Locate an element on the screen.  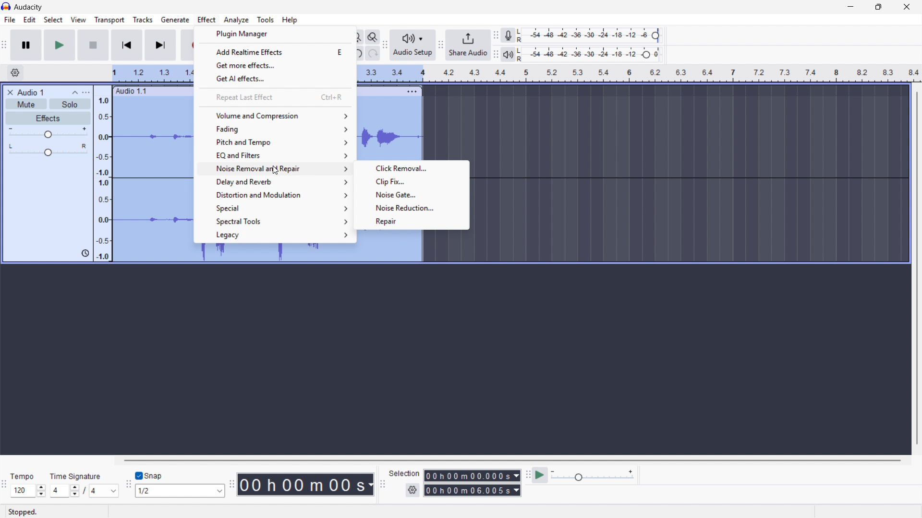
Set time signature is located at coordinates (85, 484).